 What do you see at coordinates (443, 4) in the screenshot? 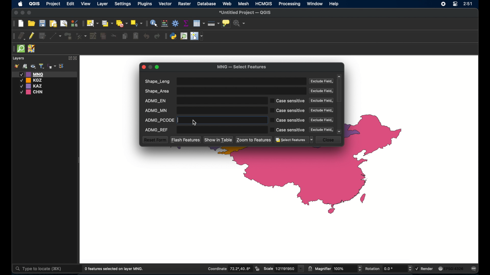
I see `screen recorder` at bounding box center [443, 4].